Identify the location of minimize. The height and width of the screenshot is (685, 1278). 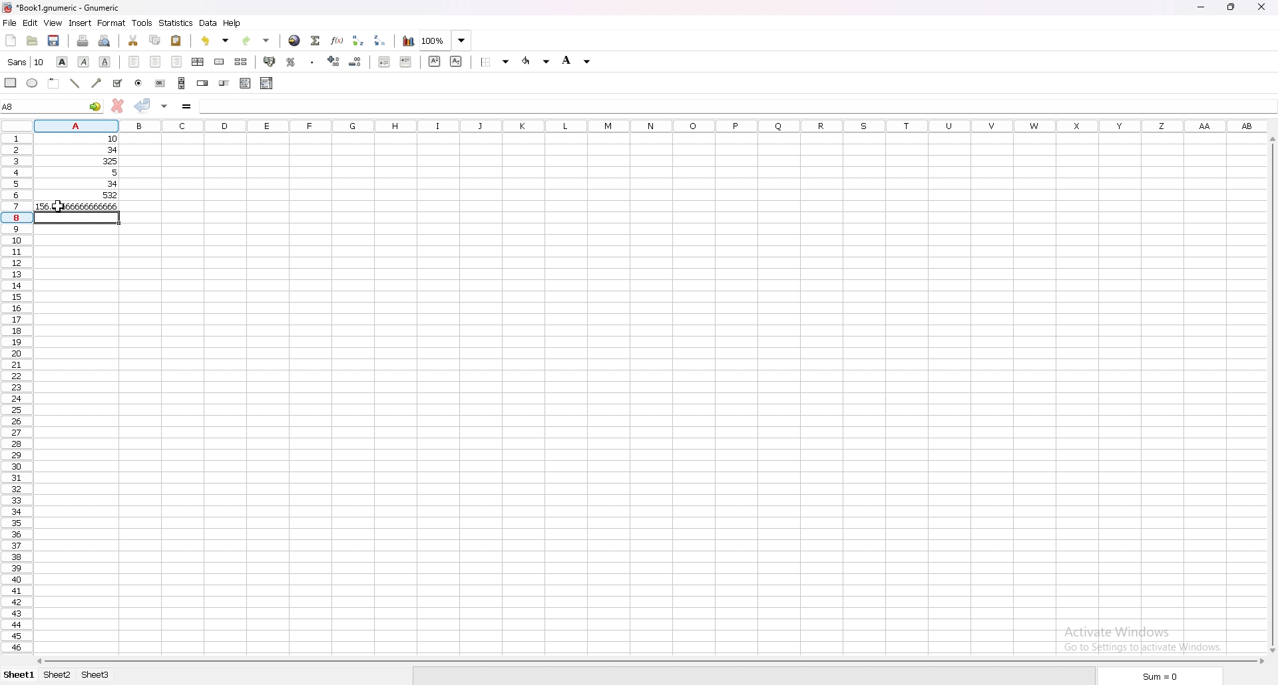
(1199, 8).